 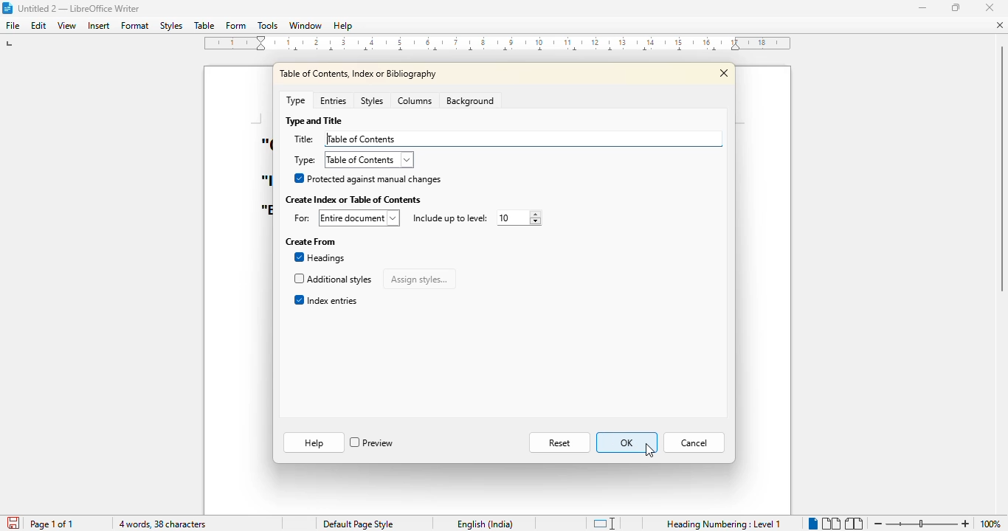 I want to click on table of contents, so click(x=523, y=139).